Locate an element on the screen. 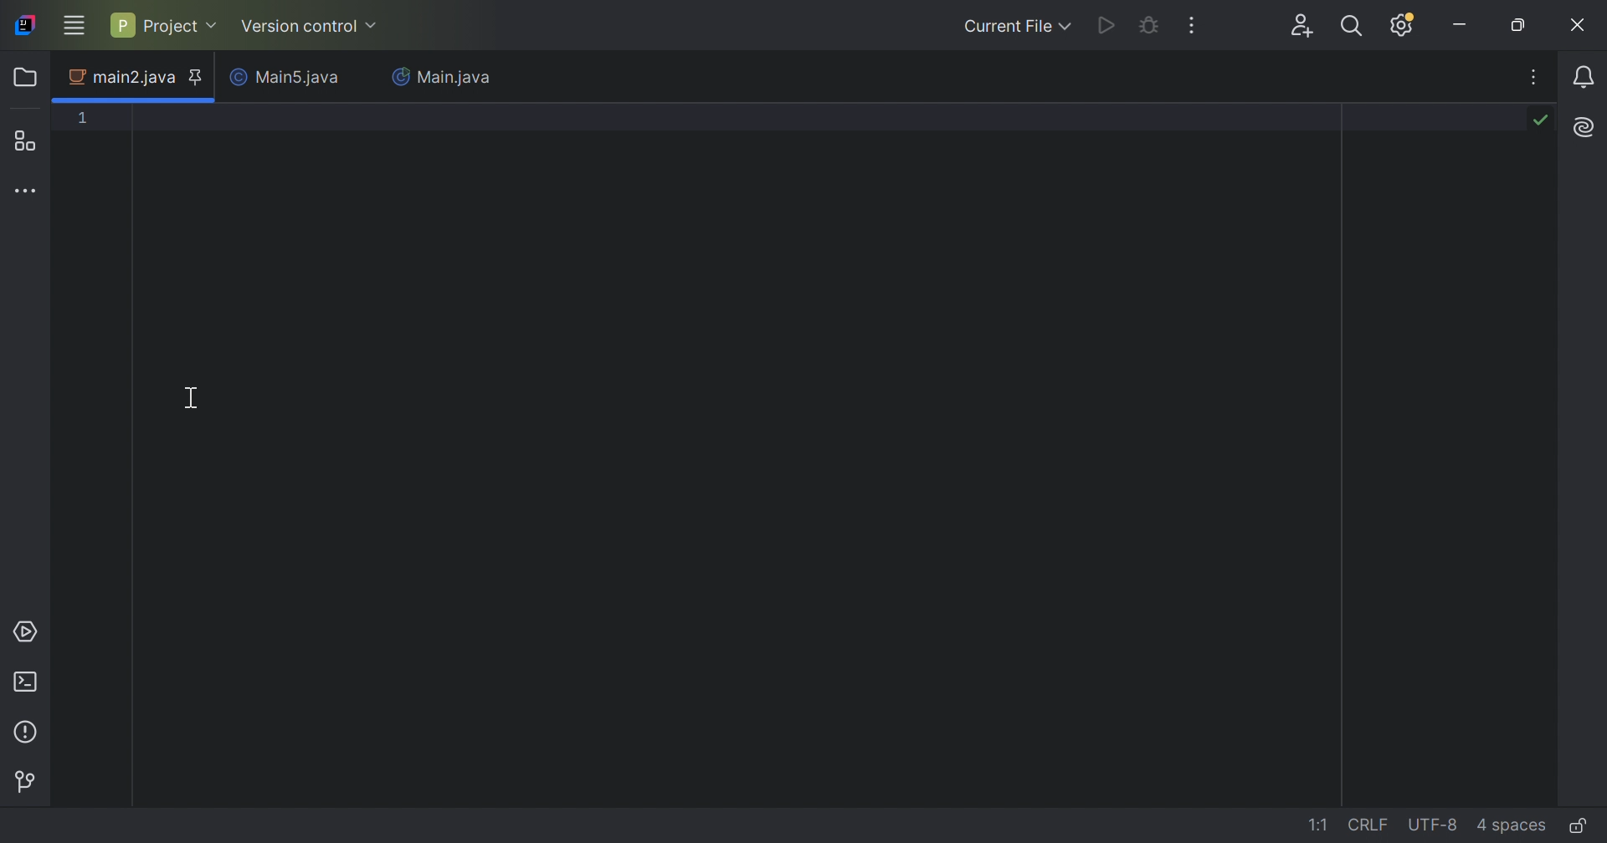 The image size is (1607, 843). Main5.java is located at coordinates (289, 79).